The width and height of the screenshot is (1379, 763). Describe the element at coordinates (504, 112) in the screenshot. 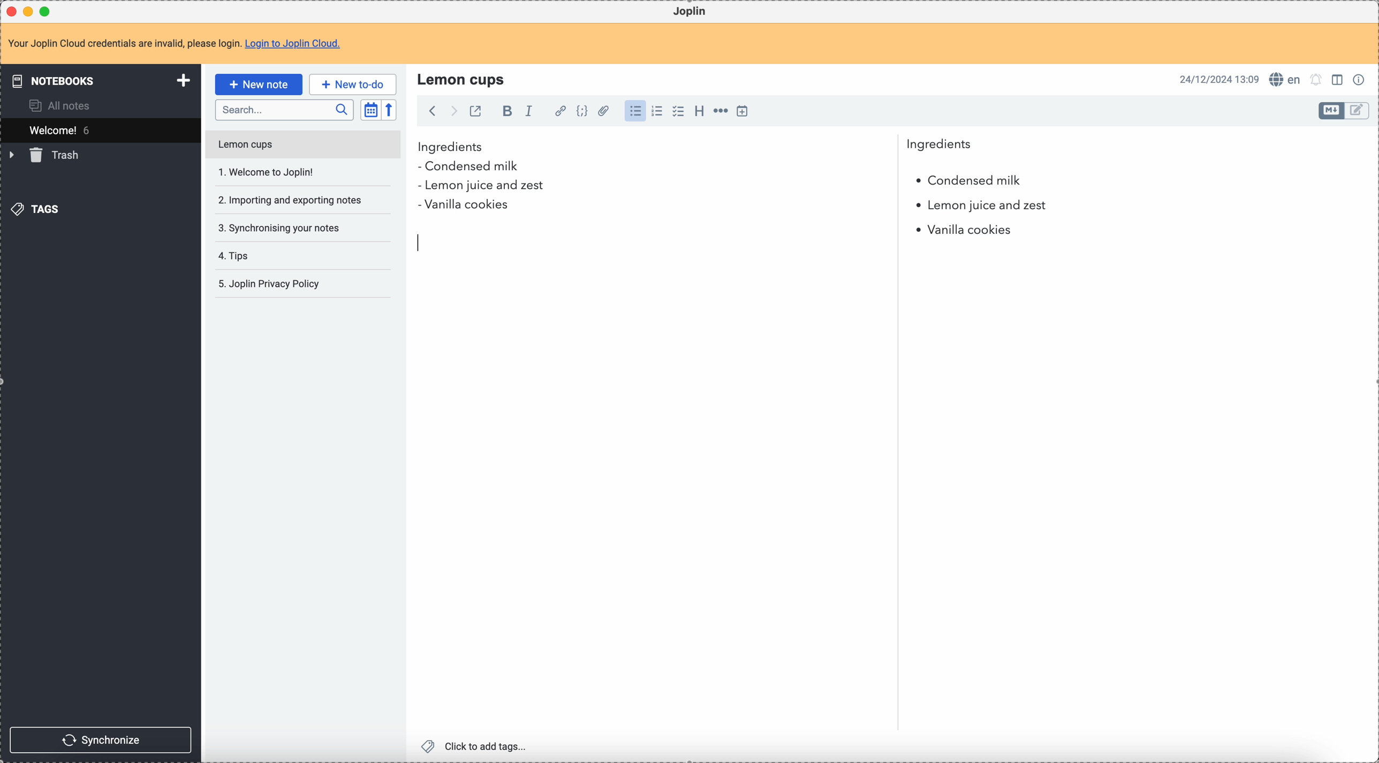

I see `bold` at that location.